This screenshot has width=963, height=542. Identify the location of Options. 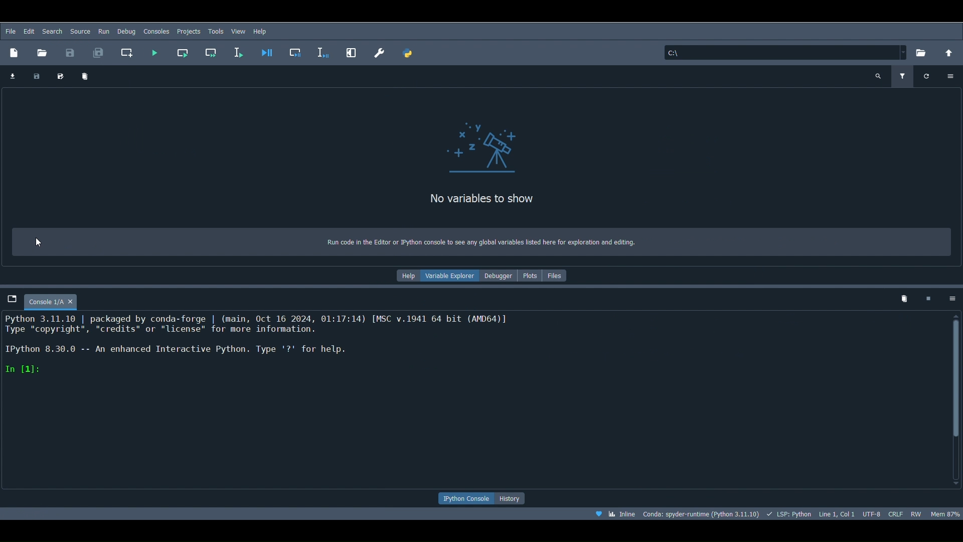
(950, 296).